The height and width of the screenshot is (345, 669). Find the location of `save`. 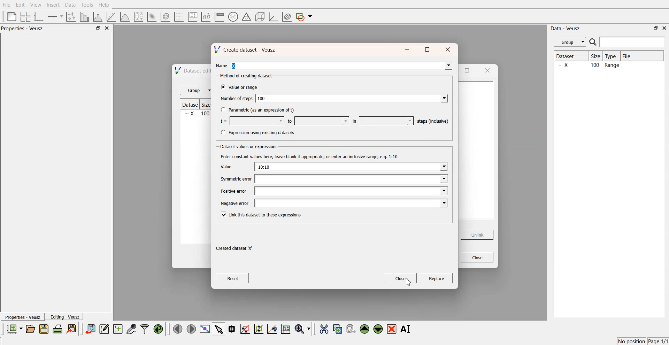

save is located at coordinates (45, 329).